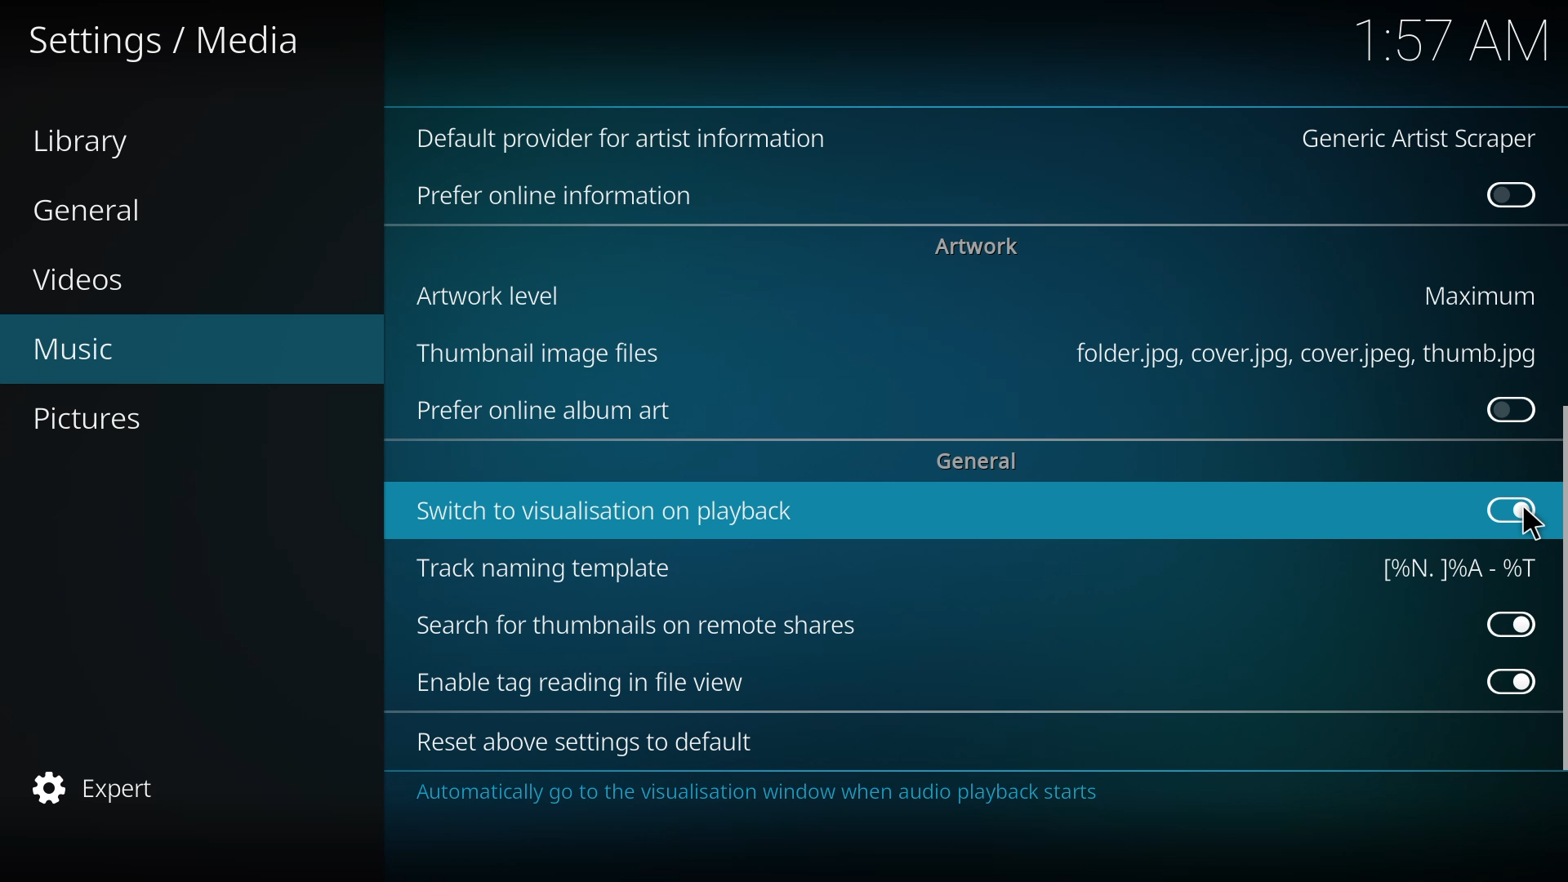  Describe the element at coordinates (632, 139) in the screenshot. I see `default` at that location.